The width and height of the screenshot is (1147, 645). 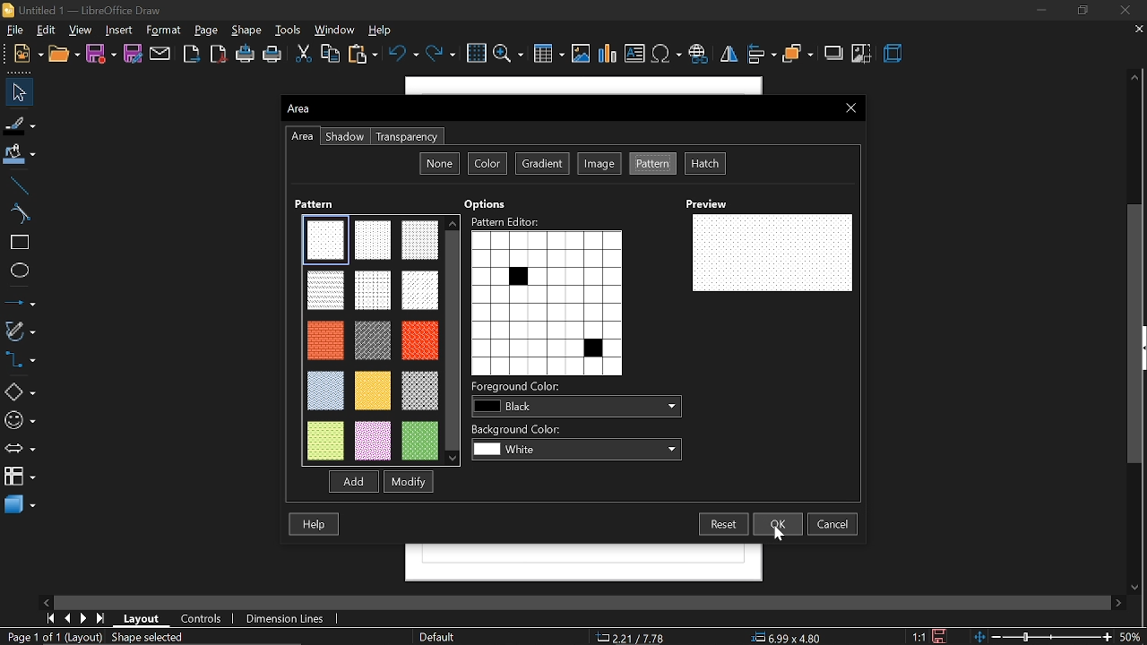 What do you see at coordinates (791, 636) in the screenshot?
I see `position` at bounding box center [791, 636].